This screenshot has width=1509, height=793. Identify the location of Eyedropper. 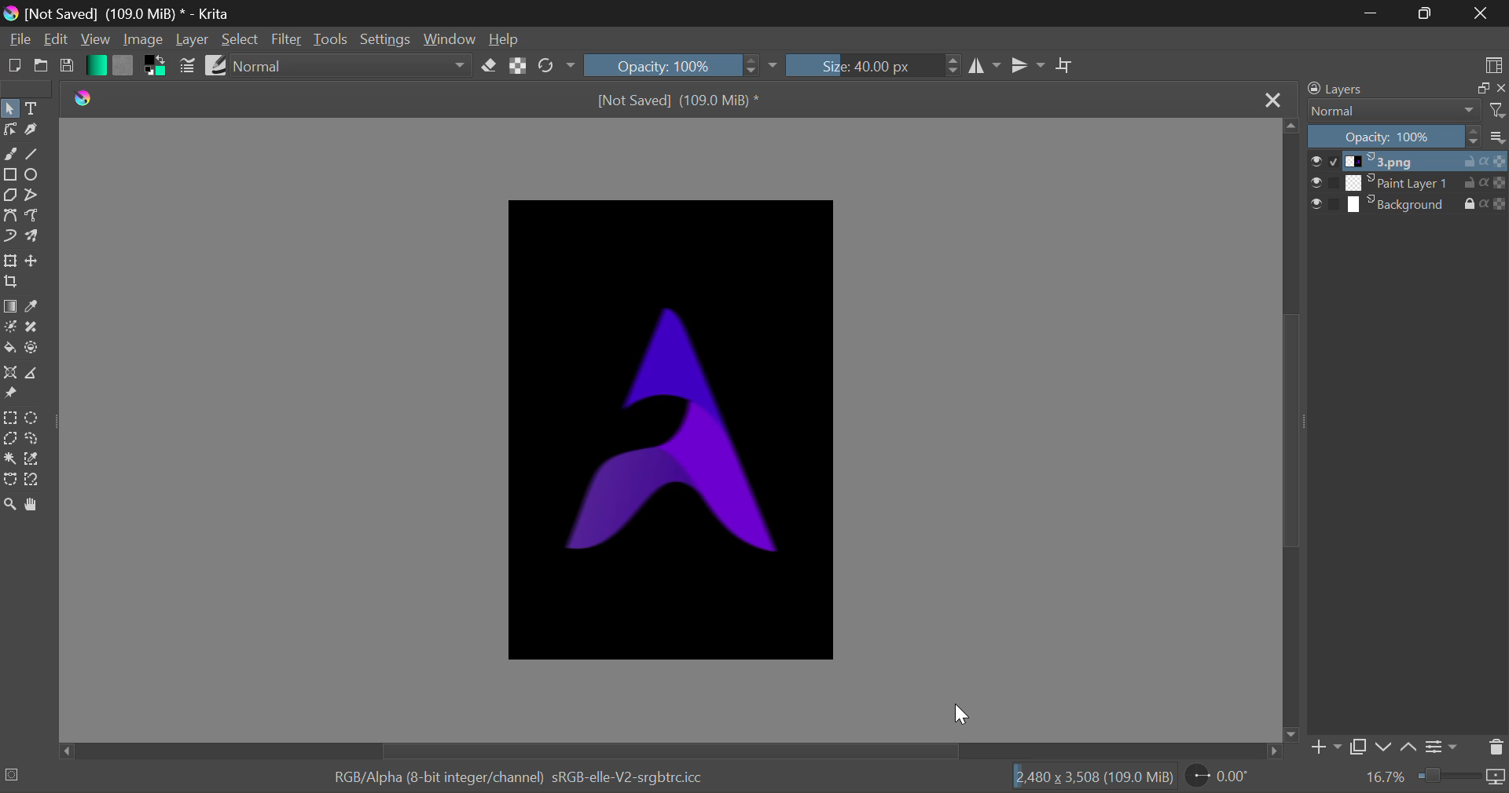
(35, 306).